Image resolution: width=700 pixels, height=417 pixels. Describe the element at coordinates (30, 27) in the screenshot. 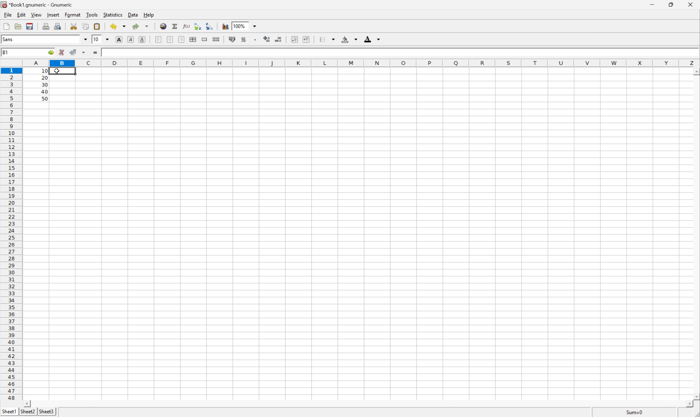

I see `Save current workbook` at that location.